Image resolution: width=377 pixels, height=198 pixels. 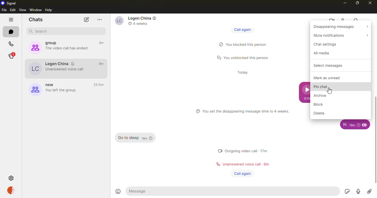 What do you see at coordinates (328, 66) in the screenshot?
I see `select messages` at bounding box center [328, 66].